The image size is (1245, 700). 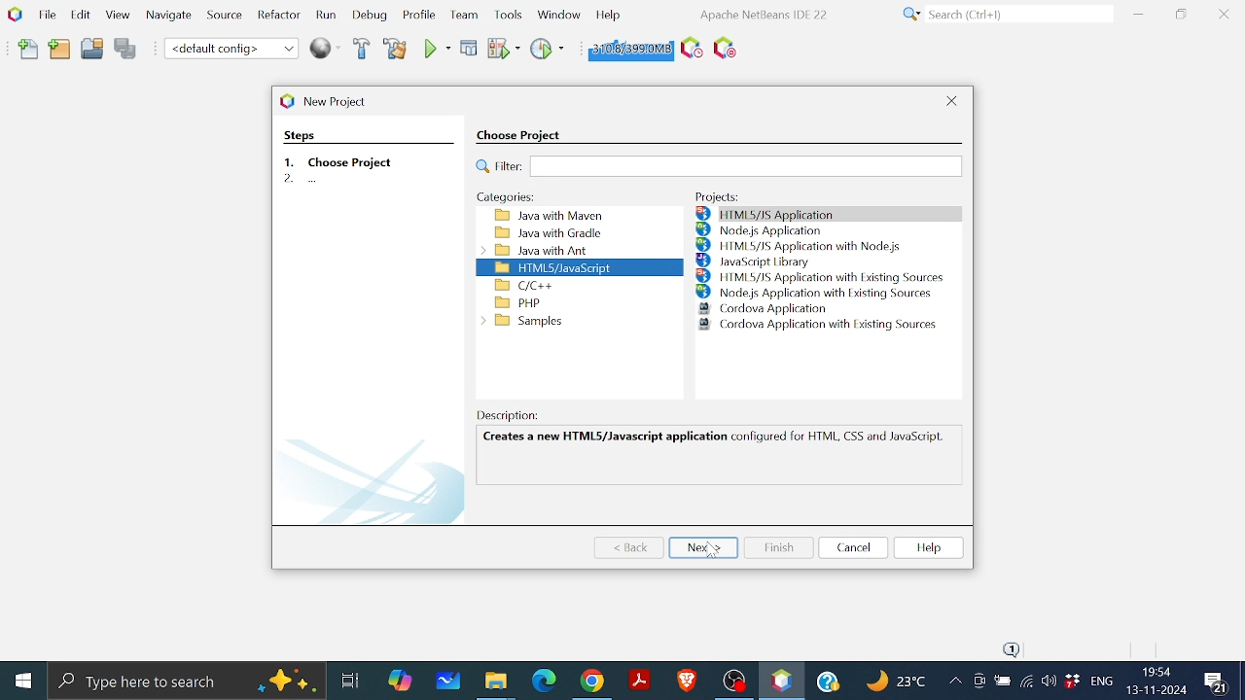 I want to click on HTML5/JS Application with Existing Sources, so click(x=824, y=276).